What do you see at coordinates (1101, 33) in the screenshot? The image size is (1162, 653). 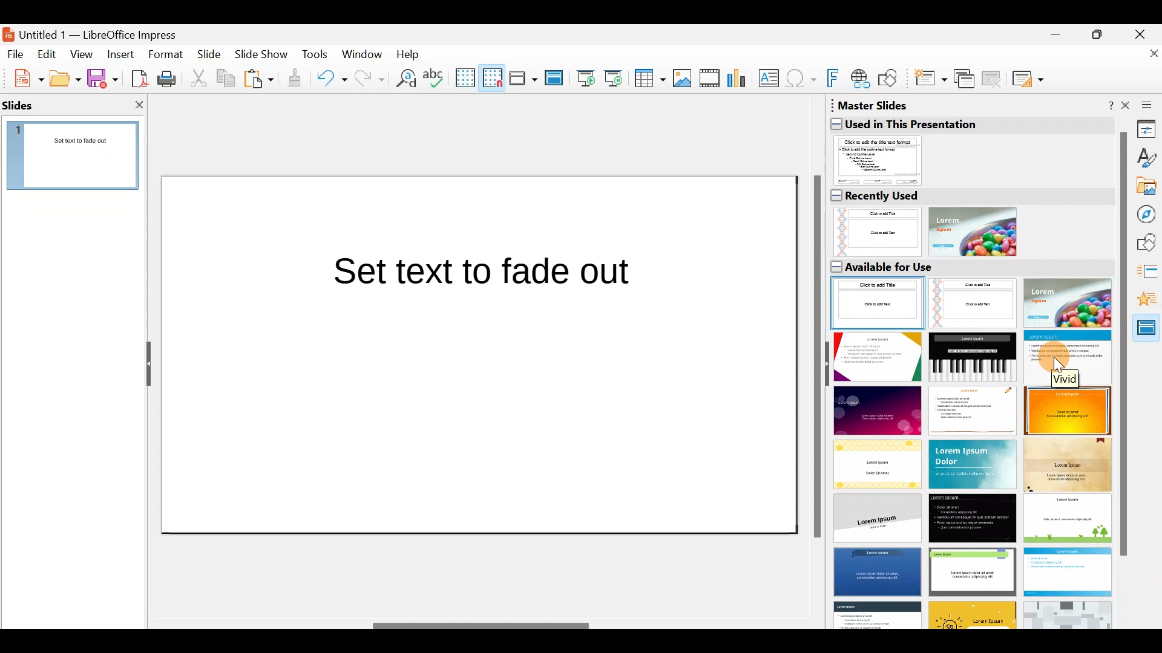 I see `Maximise` at bounding box center [1101, 33].